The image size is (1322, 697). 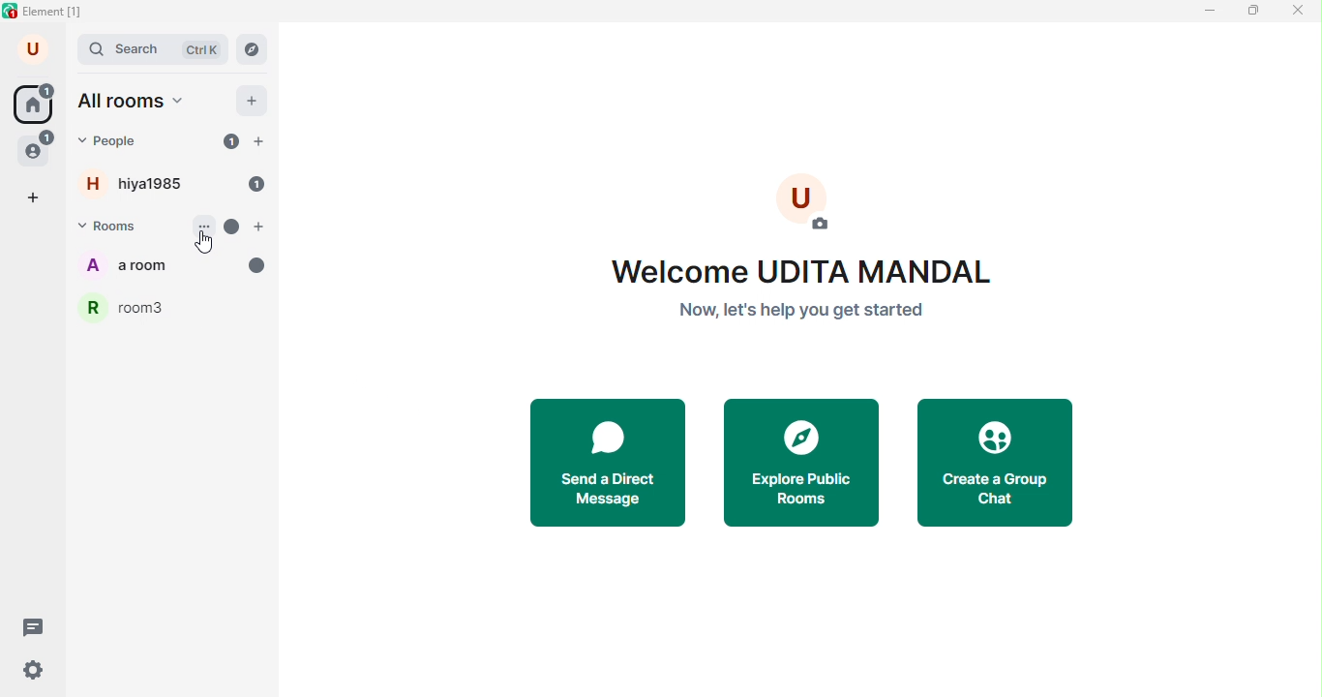 I want to click on create a group chat, so click(x=997, y=462).